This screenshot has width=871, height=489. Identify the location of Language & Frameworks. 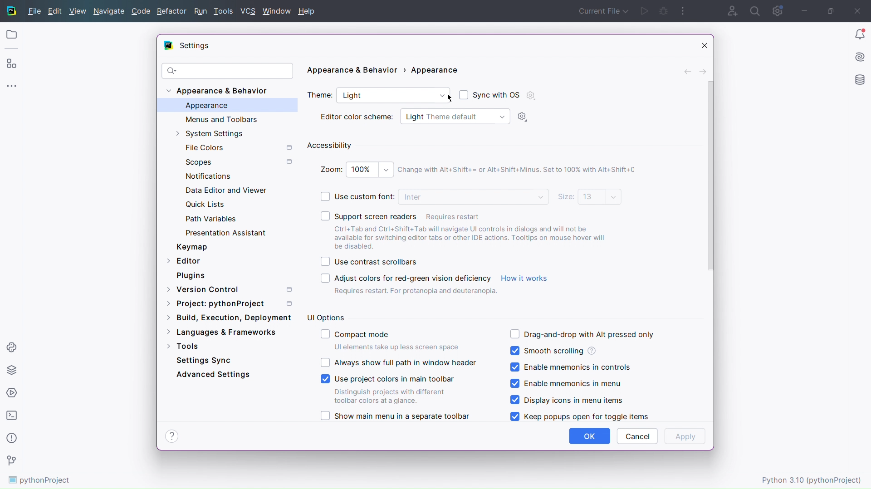
(221, 333).